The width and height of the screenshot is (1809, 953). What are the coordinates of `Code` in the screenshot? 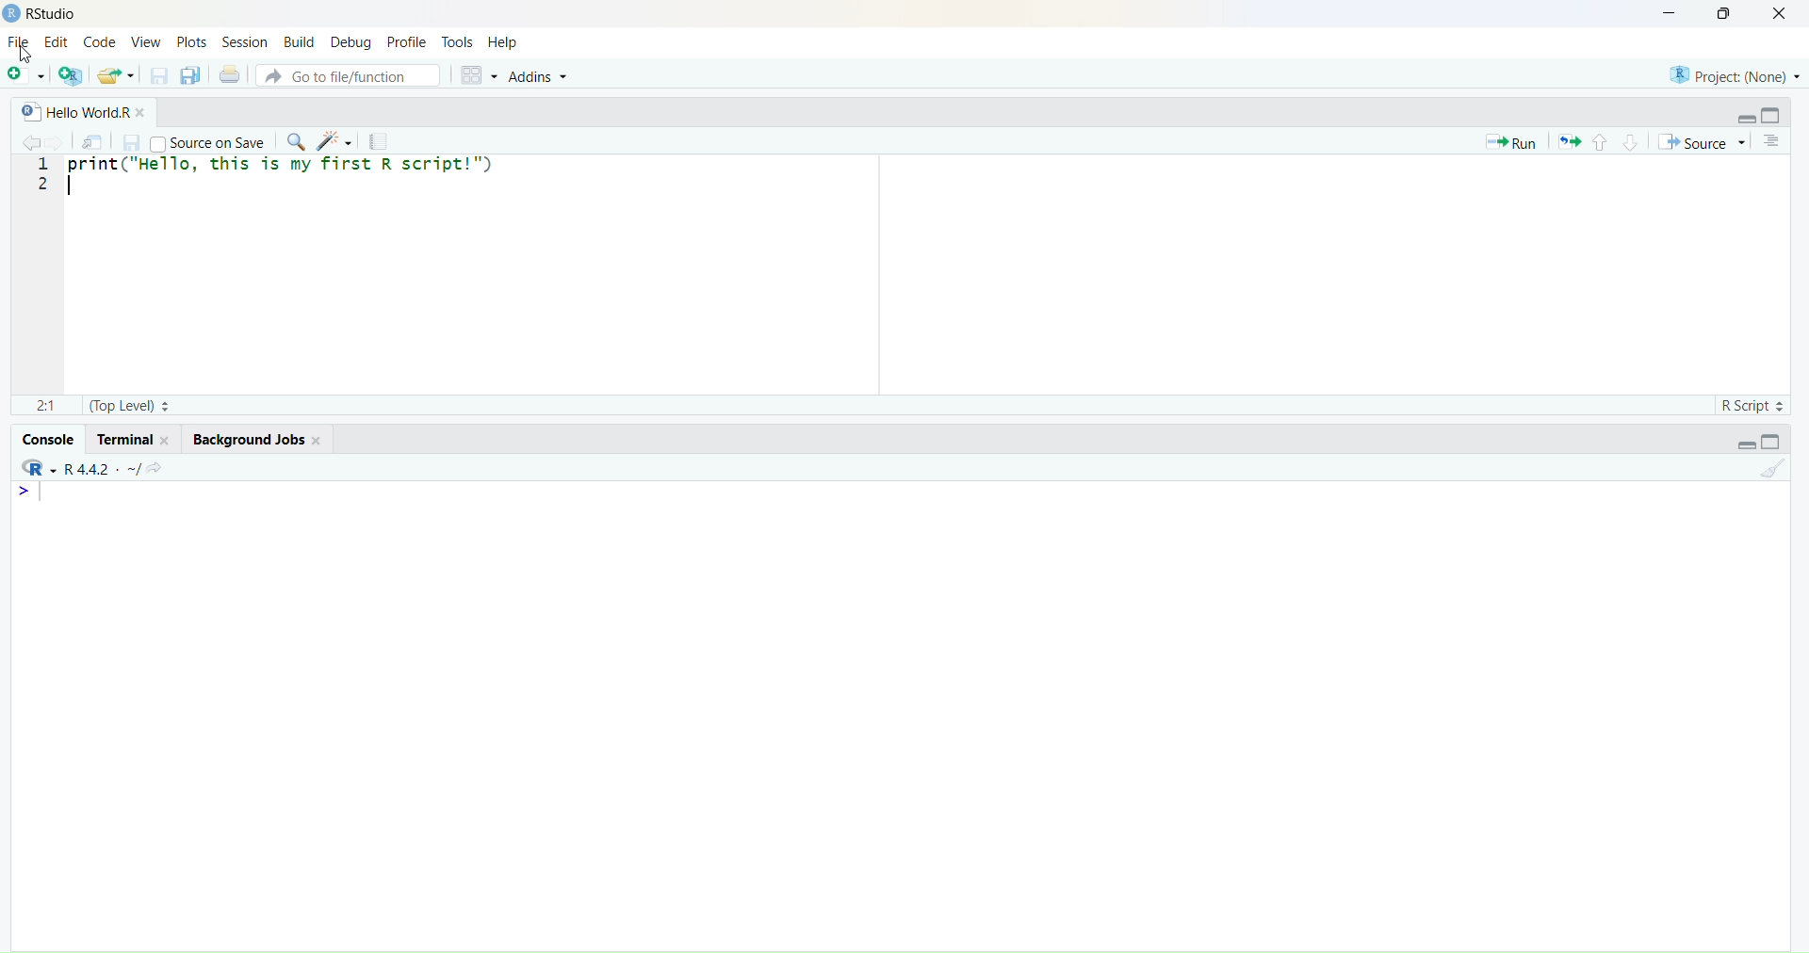 It's located at (101, 43).